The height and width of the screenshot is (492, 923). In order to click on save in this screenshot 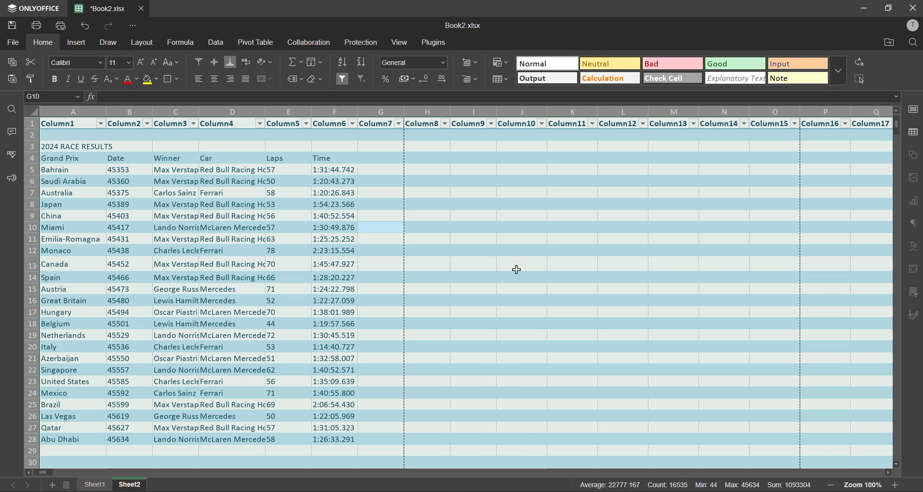, I will do `click(13, 26)`.